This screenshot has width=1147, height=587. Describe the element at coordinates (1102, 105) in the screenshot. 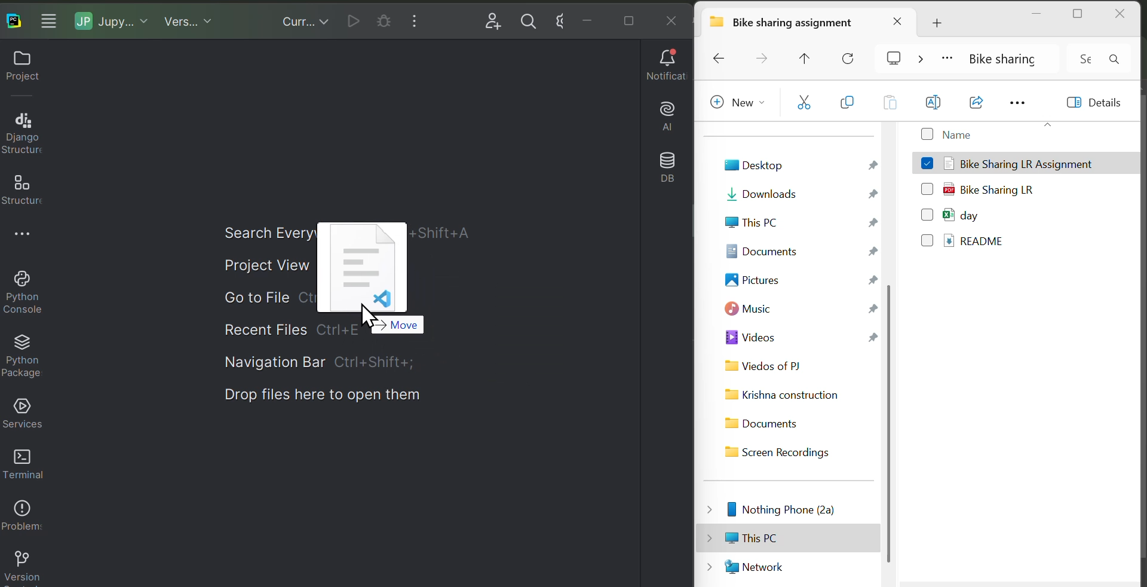

I see `Details` at that location.